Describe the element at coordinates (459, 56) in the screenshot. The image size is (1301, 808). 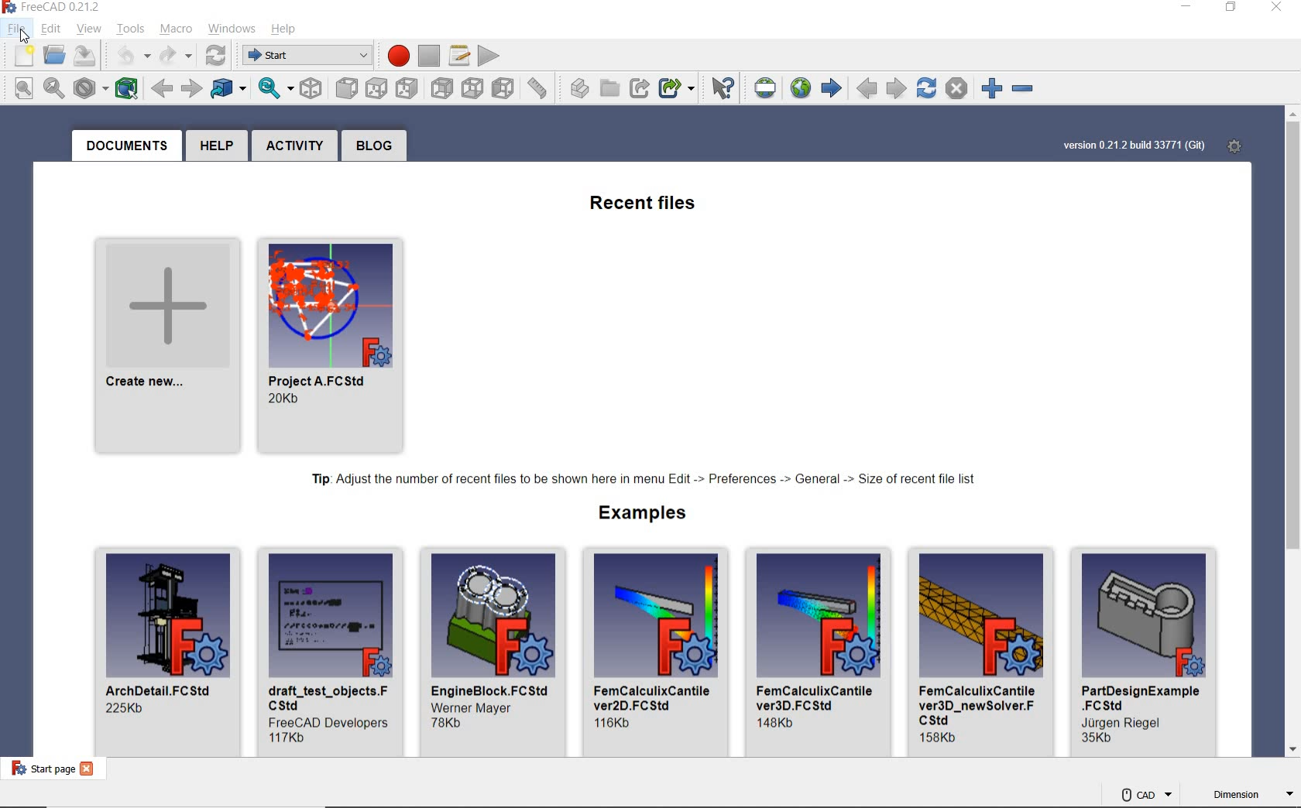
I see `MACROS` at that location.